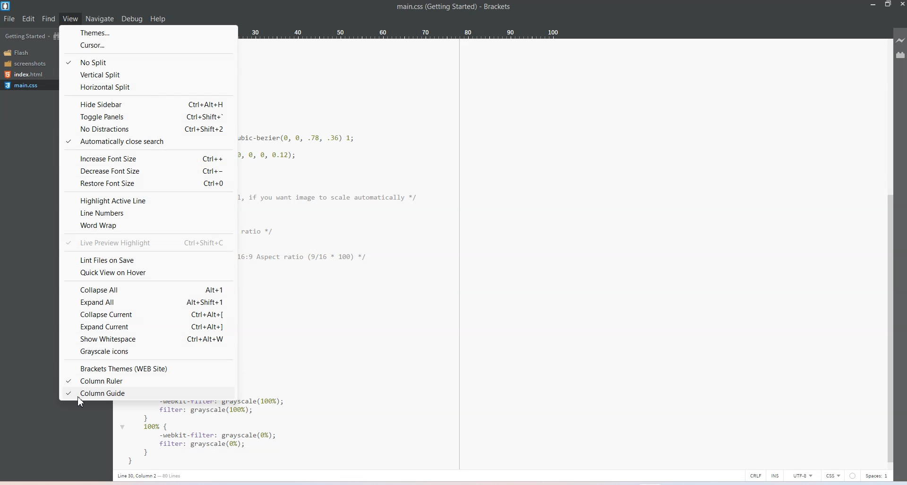 The image size is (907, 485). I want to click on Brackets, so click(497, 7).